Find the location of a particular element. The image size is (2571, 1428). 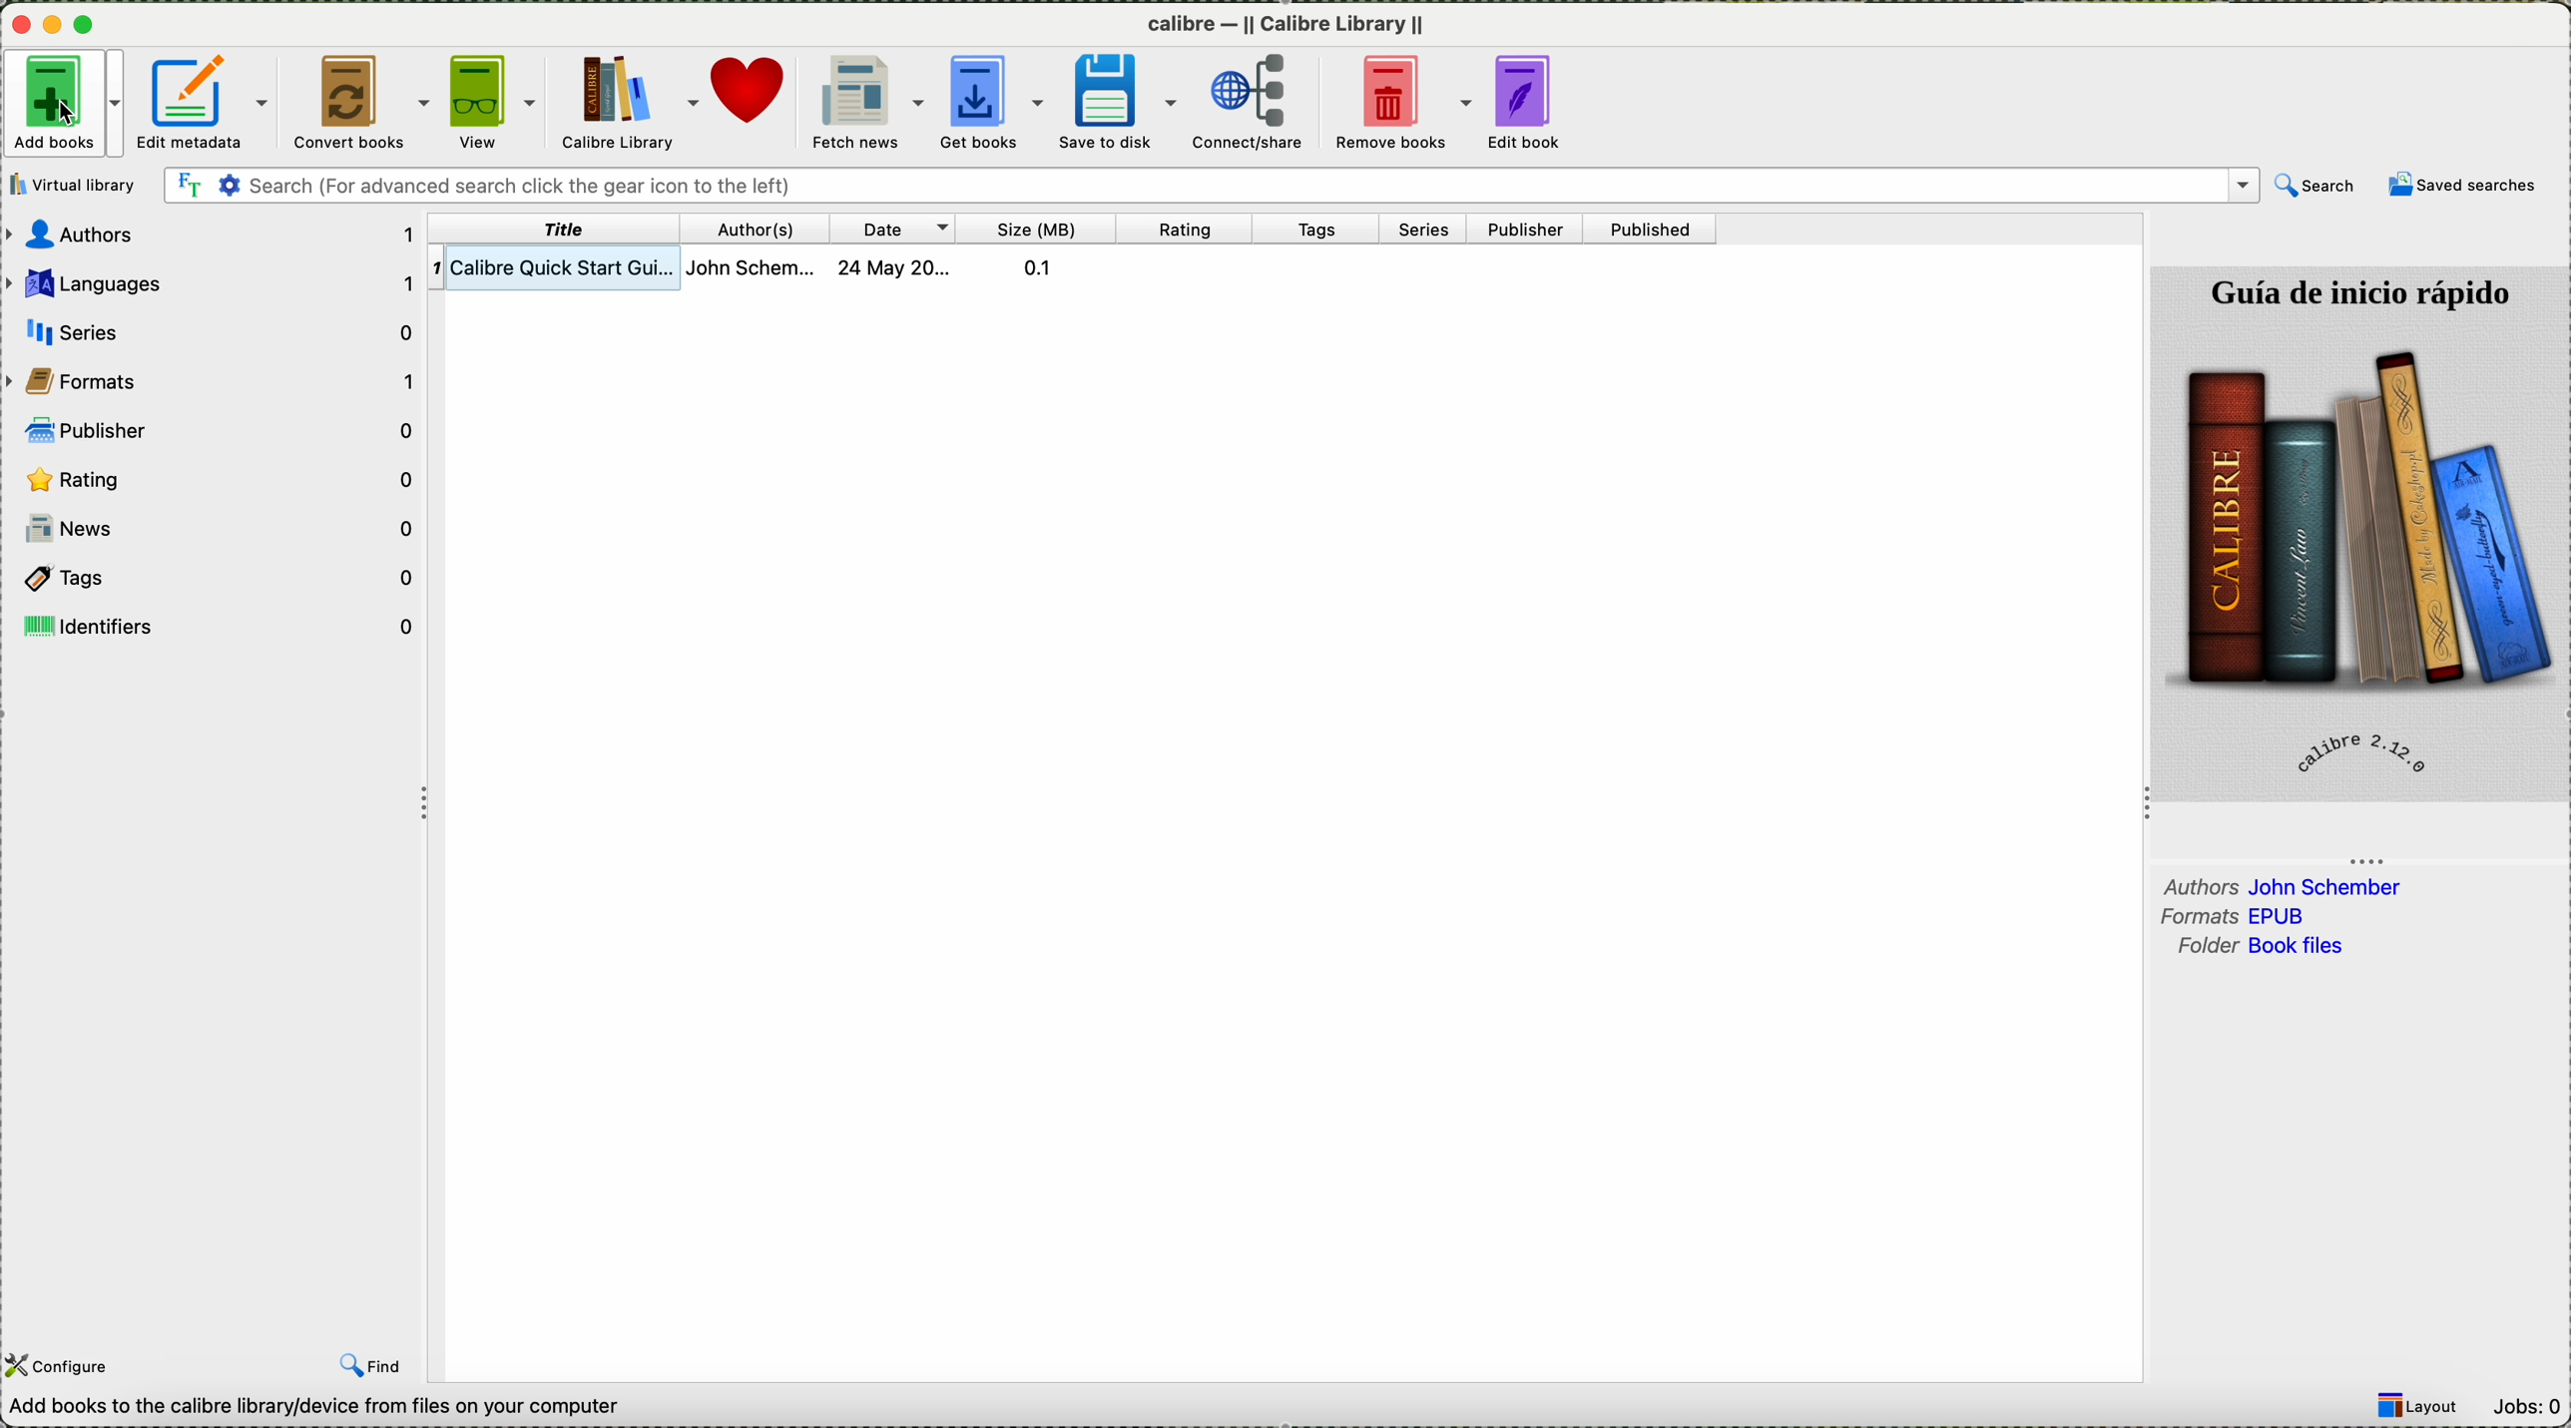

minimize program is located at coordinates (56, 27).